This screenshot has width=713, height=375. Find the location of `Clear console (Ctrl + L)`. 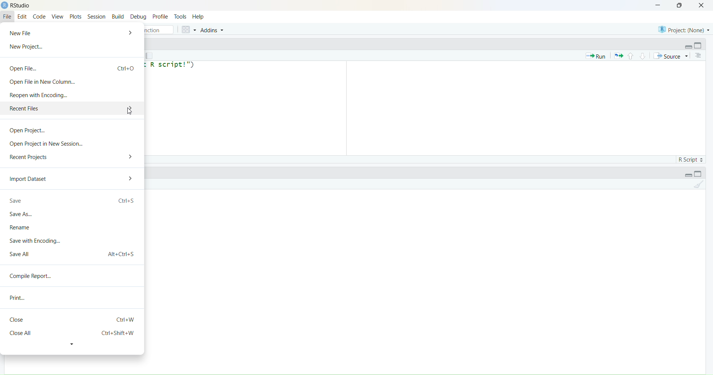

Clear console (Ctrl + L) is located at coordinates (696, 186).